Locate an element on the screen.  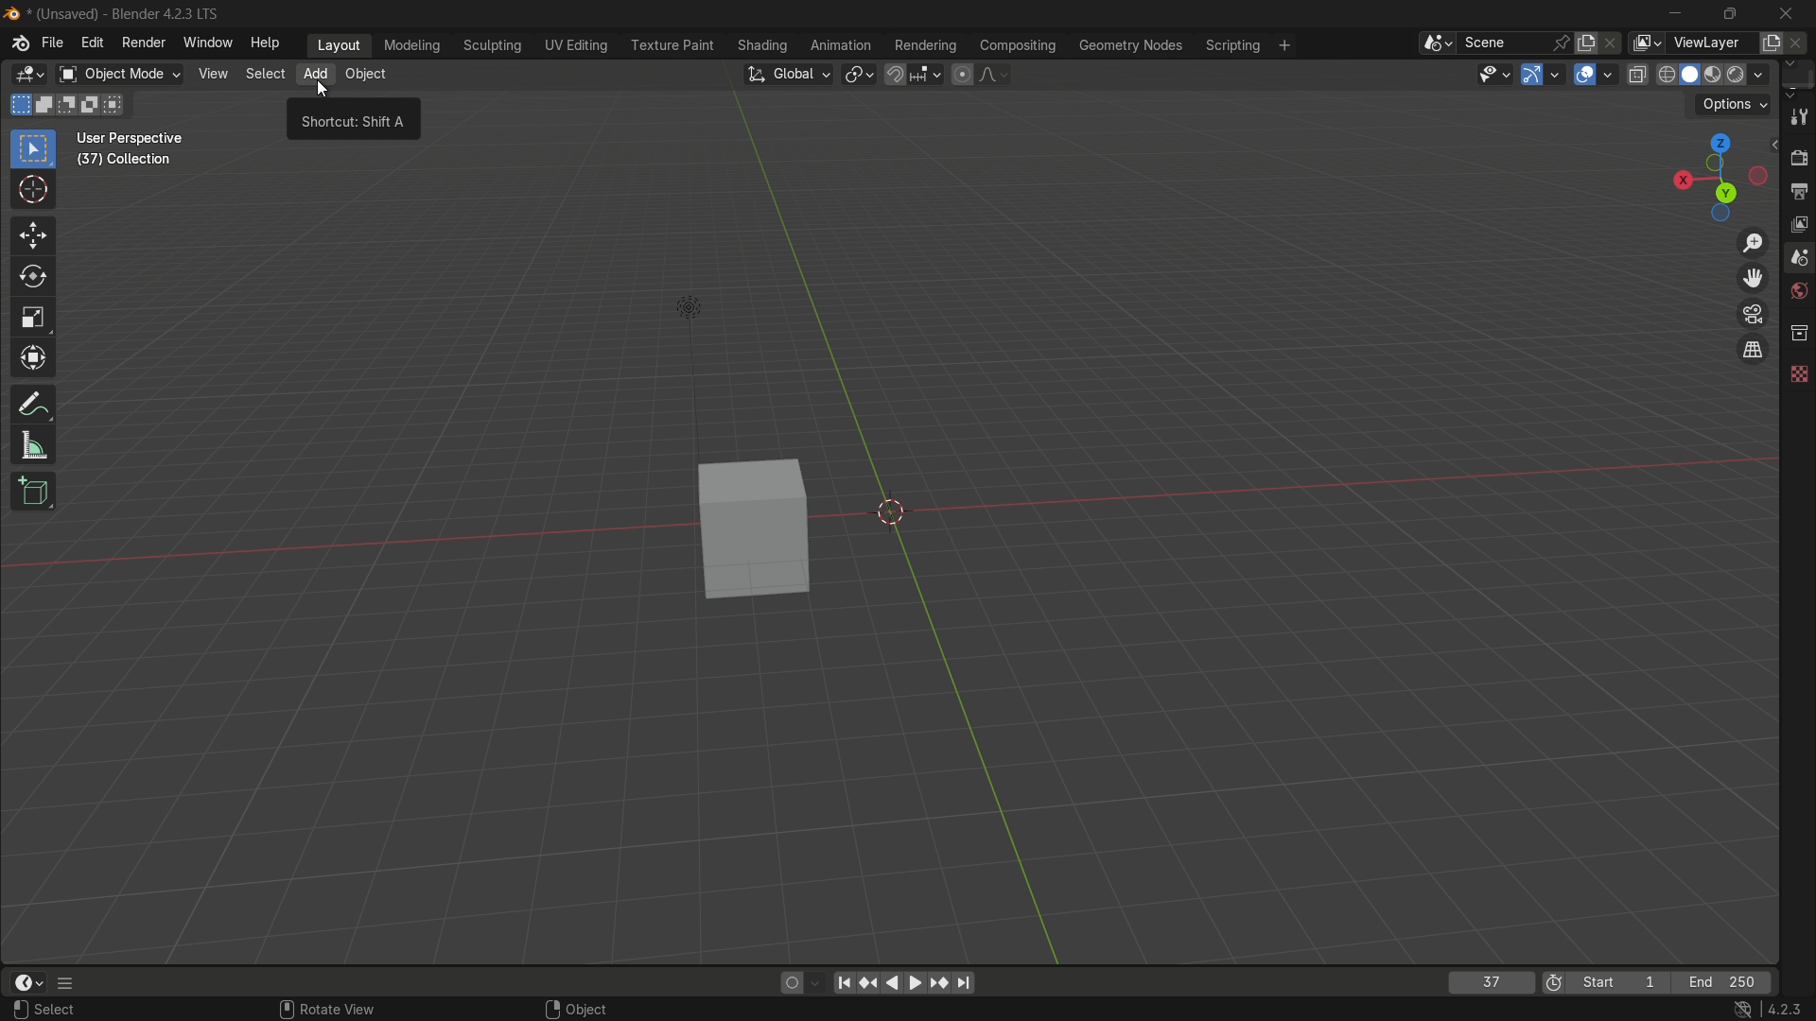
transform orientation is located at coordinates (790, 77).